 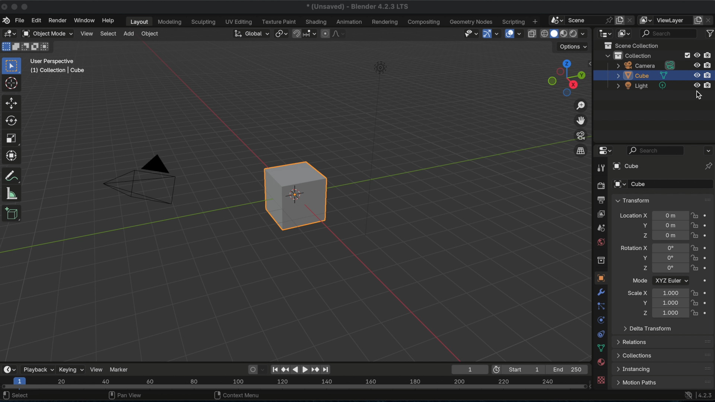 What do you see at coordinates (695, 293) in the screenshot?
I see `lock scale` at bounding box center [695, 293].